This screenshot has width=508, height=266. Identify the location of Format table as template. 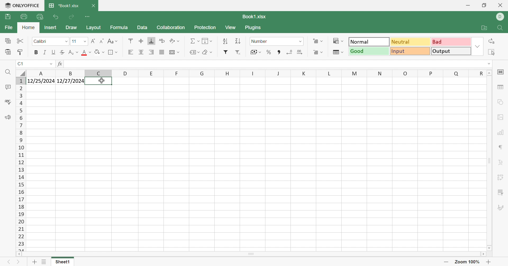
(337, 53).